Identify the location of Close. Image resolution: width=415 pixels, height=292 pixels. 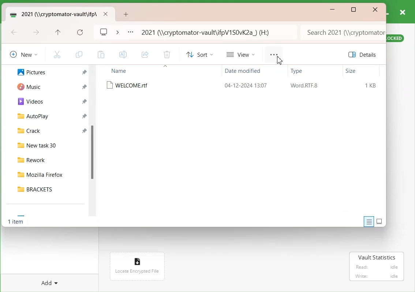
(375, 10).